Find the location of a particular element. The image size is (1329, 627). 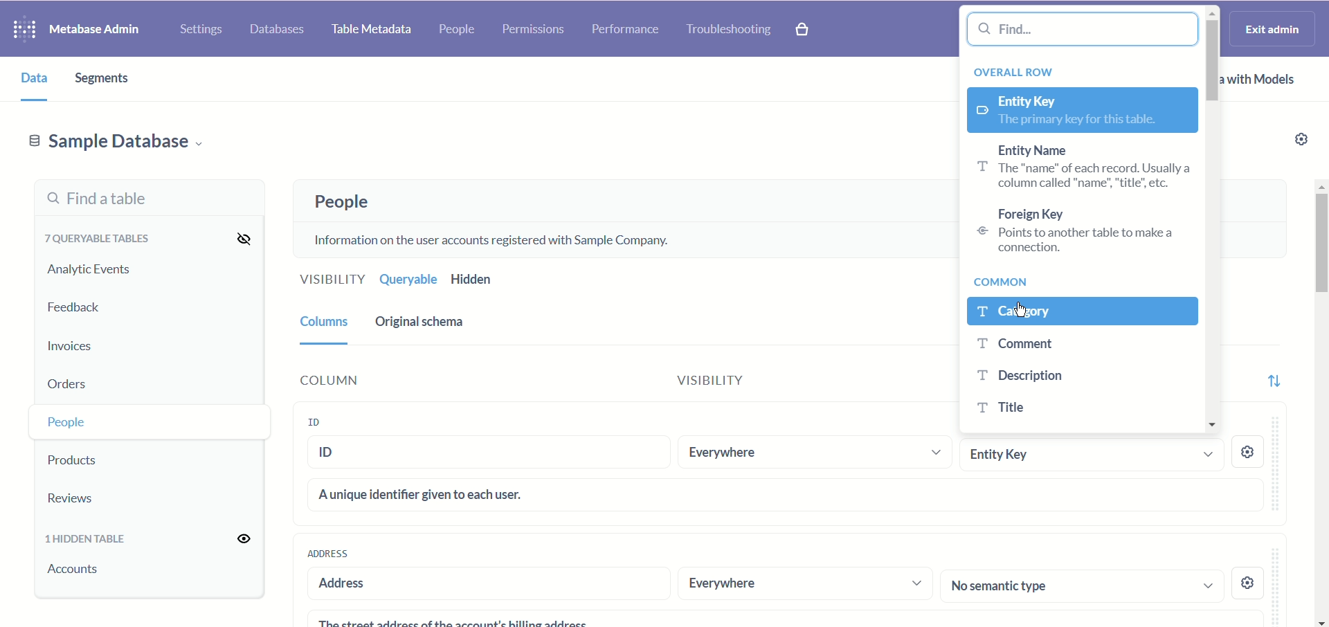

settings is located at coordinates (1296, 141).